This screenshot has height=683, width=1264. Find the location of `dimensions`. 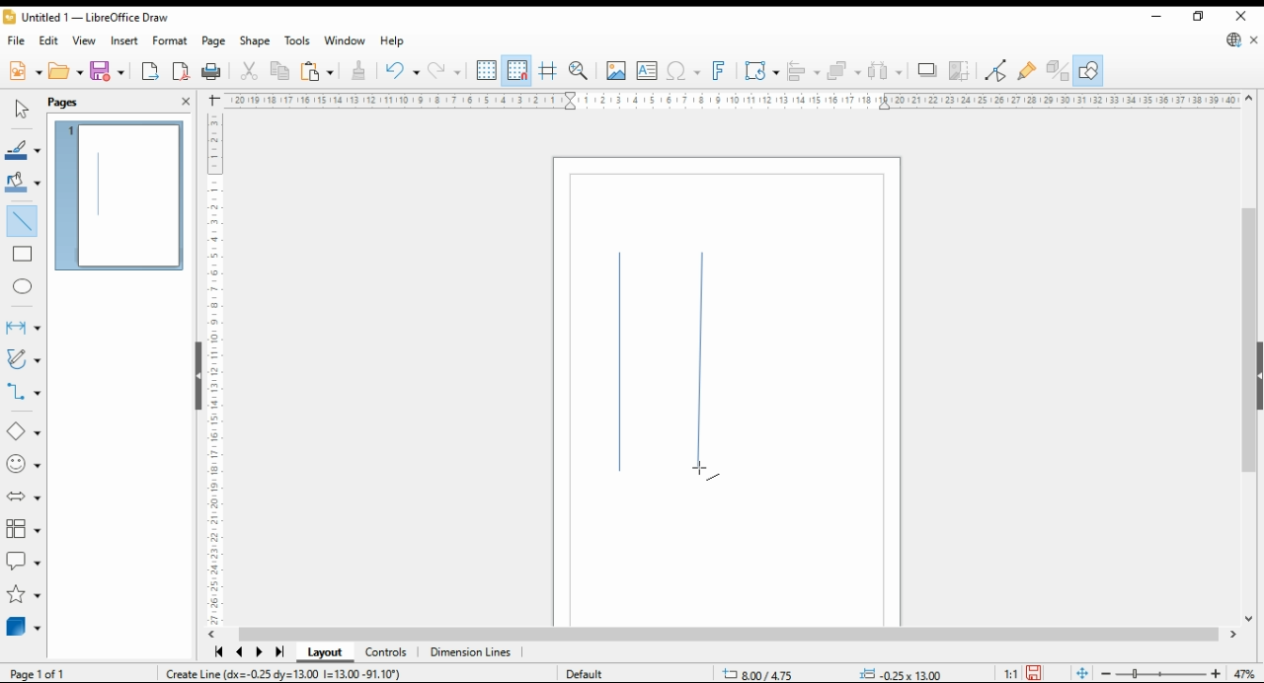

dimensions is located at coordinates (471, 652).